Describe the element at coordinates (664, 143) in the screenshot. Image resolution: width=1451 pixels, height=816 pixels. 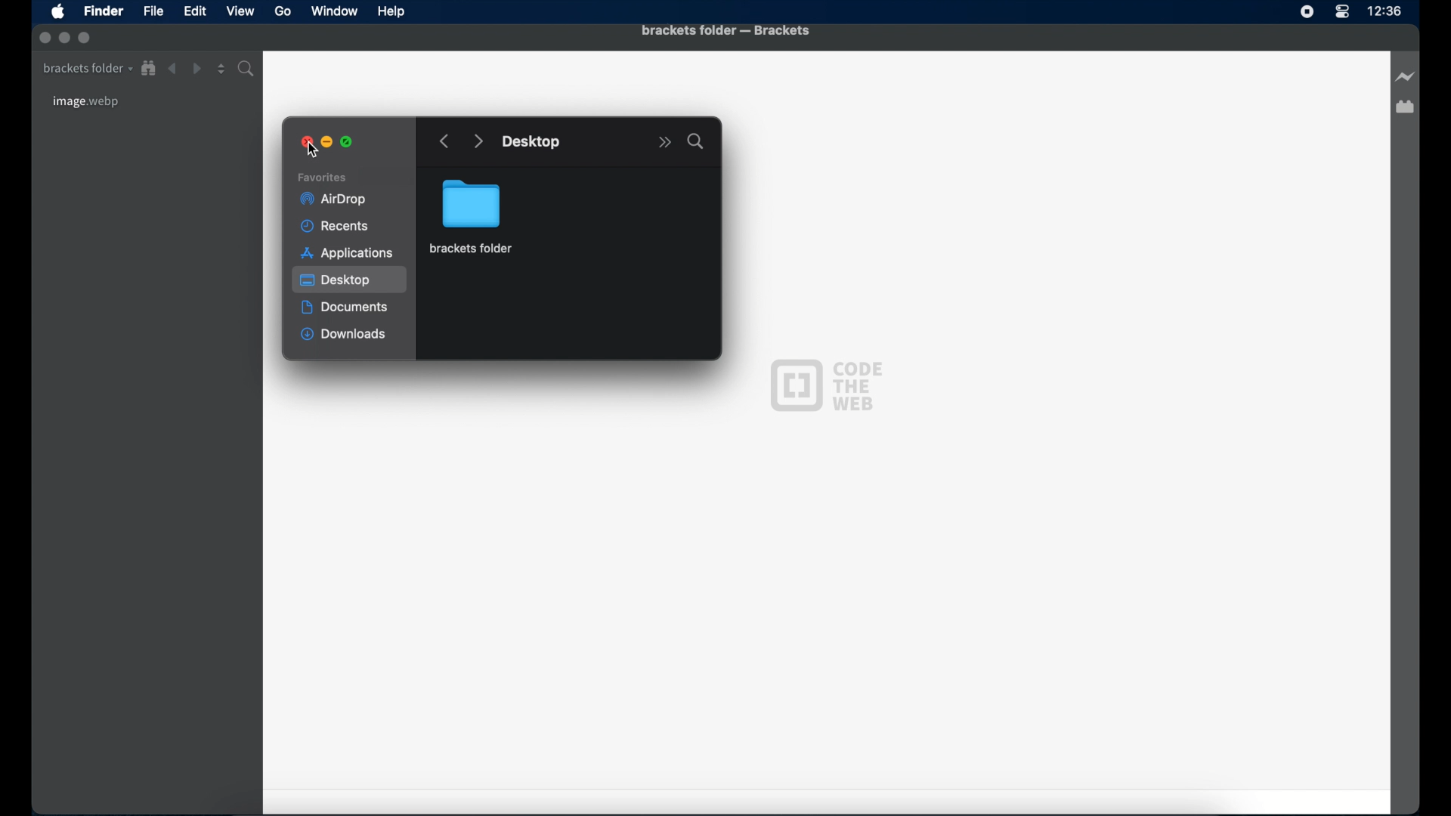
I see `more options` at that location.